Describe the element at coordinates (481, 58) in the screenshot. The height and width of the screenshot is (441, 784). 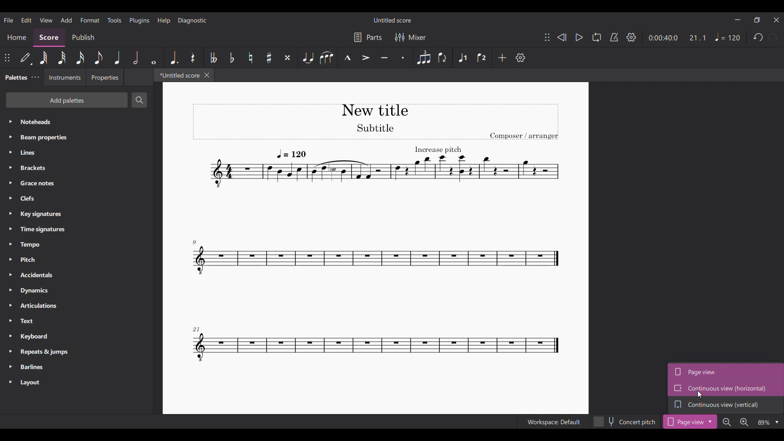
I see `Voice 2` at that location.